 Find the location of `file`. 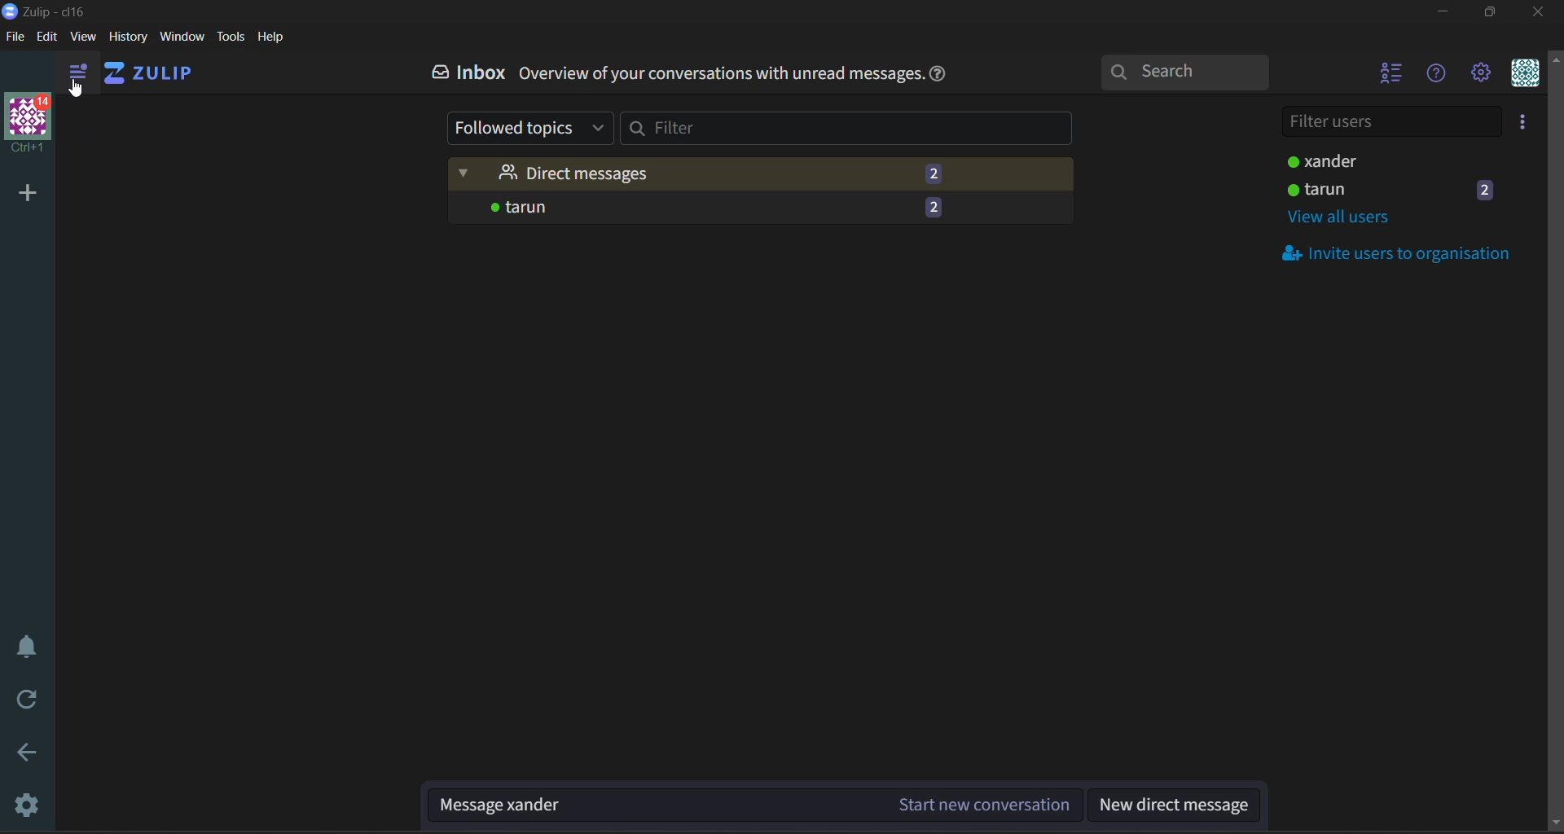

file is located at coordinates (16, 37).